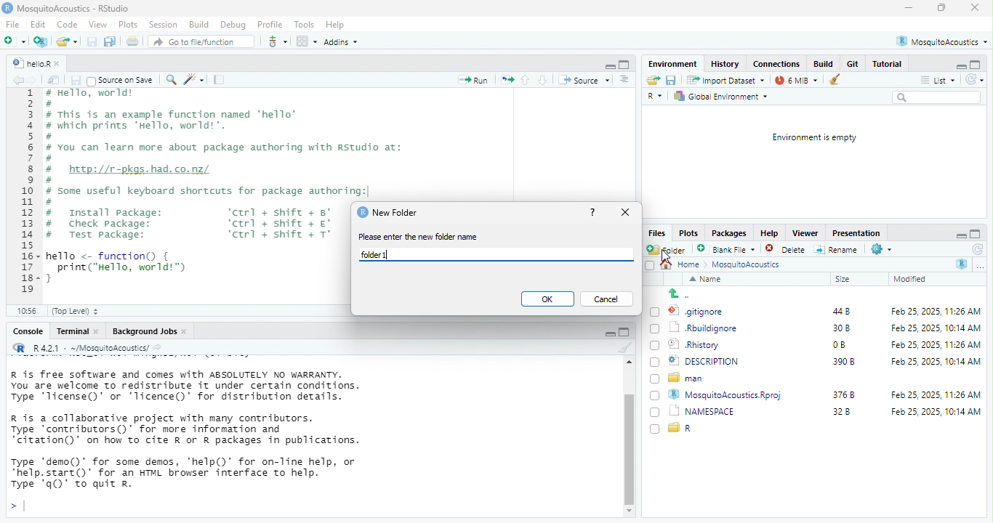 Image resolution: width=993 pixels, height=523 pixels. What do you see at coordinates (475, 81) in the screenshot?
I see ` Run` at bounding box center [475, 81].